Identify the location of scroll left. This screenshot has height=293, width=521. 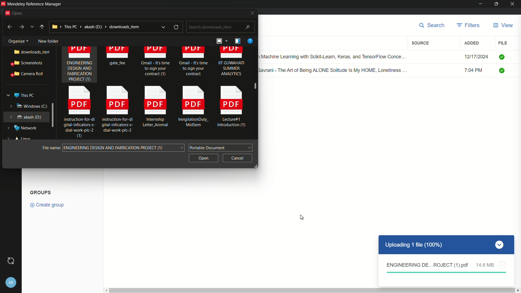
(105, 290).